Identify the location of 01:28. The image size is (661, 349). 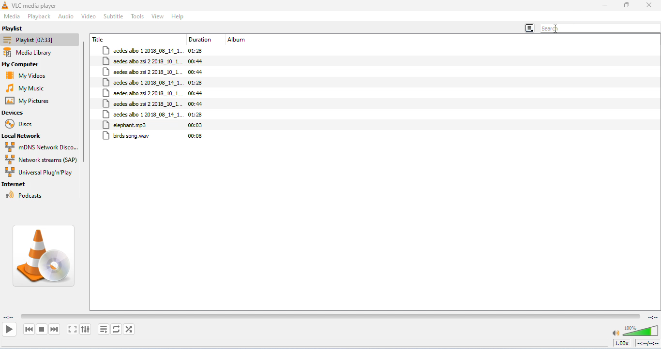
(198, 51).